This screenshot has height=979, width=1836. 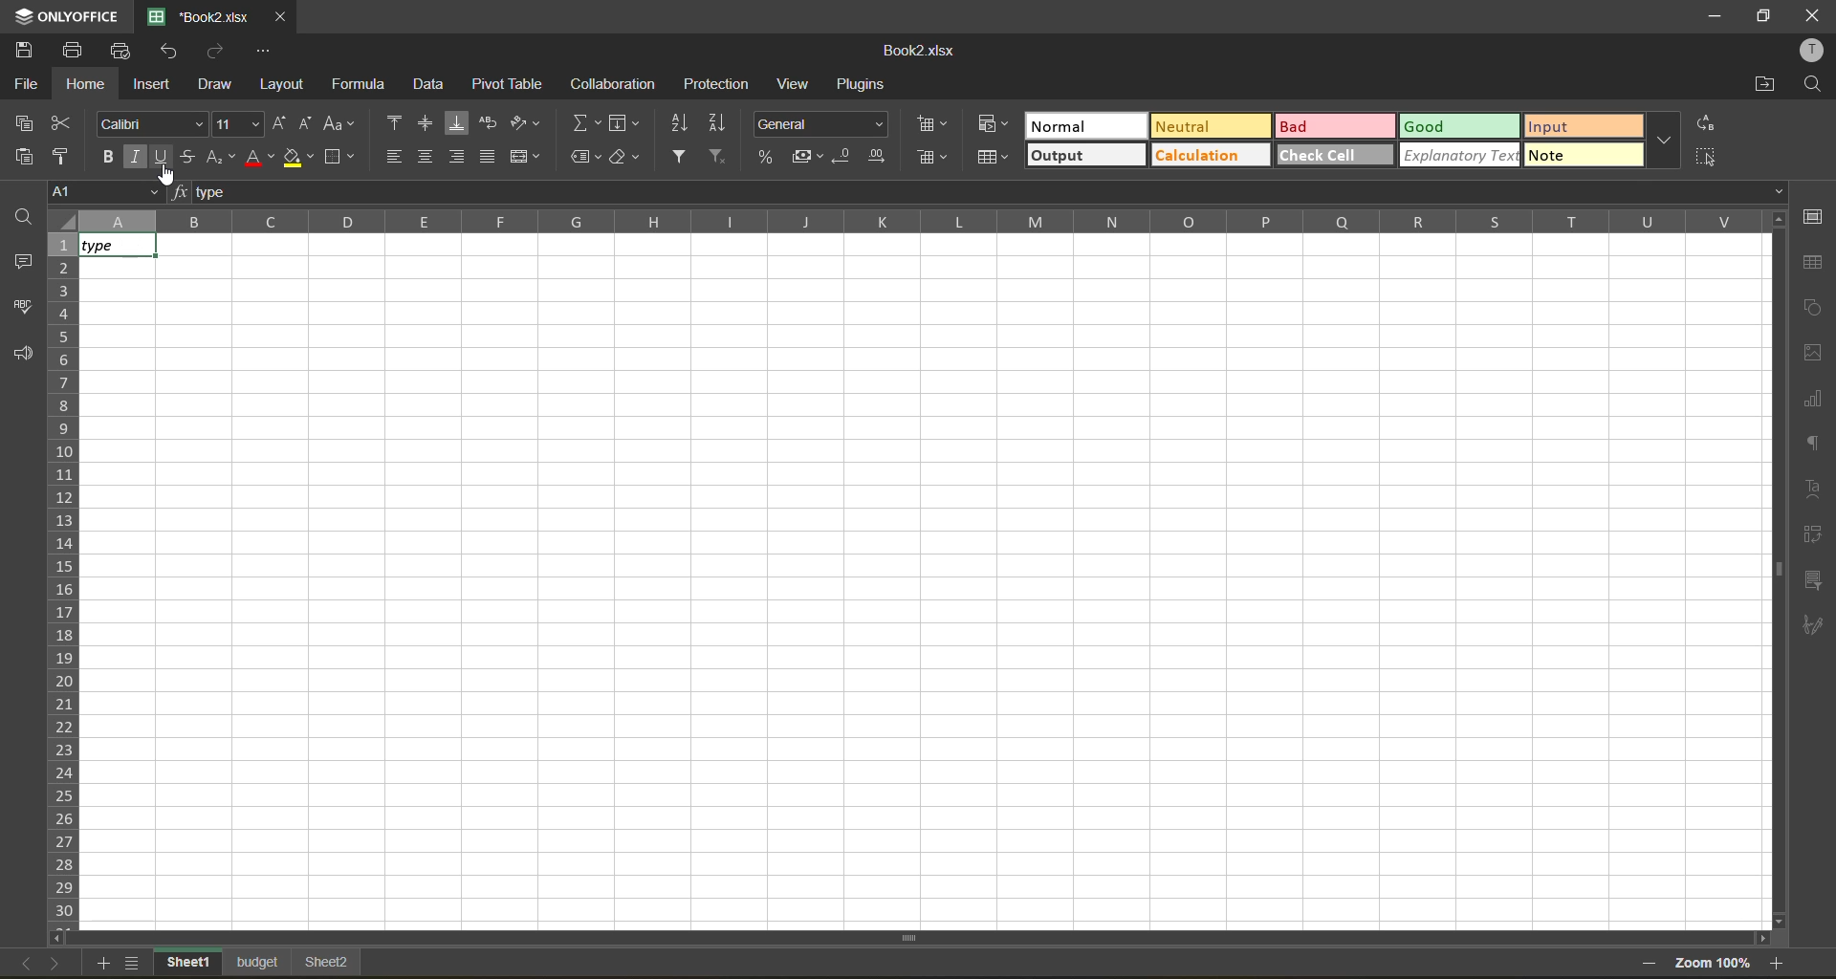 What do you see at coordinates (22, 258) in the screenshot?
I see `comments` at bounding box center [22, 258].